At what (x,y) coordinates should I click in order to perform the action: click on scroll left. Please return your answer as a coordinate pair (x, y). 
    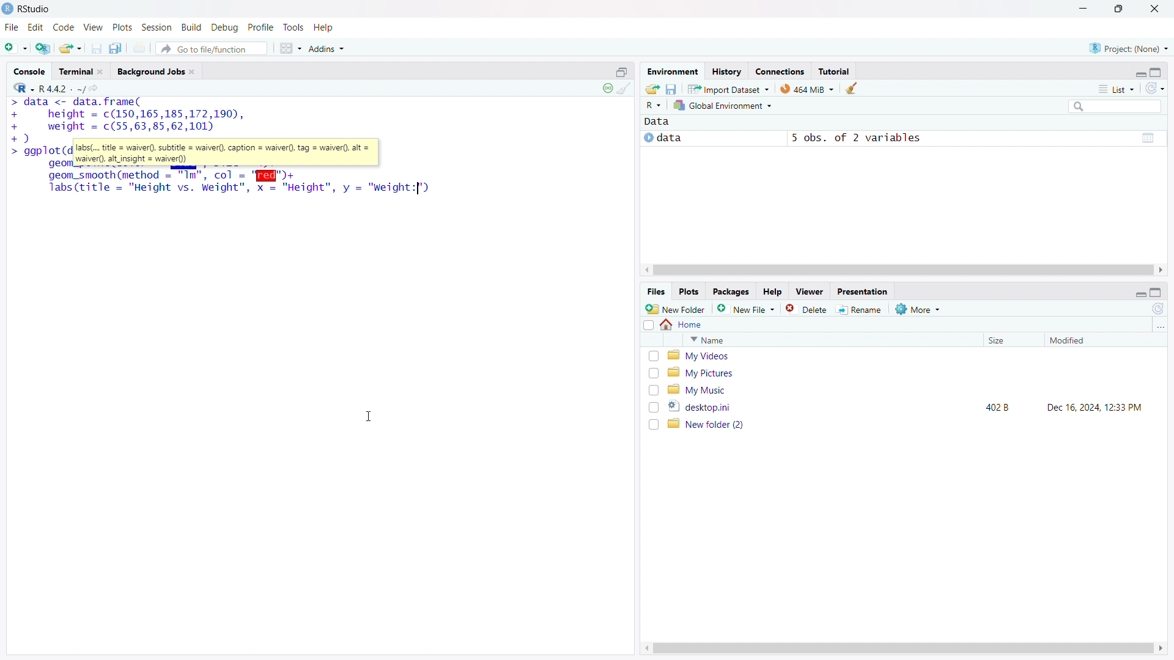
    Looking at the image, I should click on (644, 648).